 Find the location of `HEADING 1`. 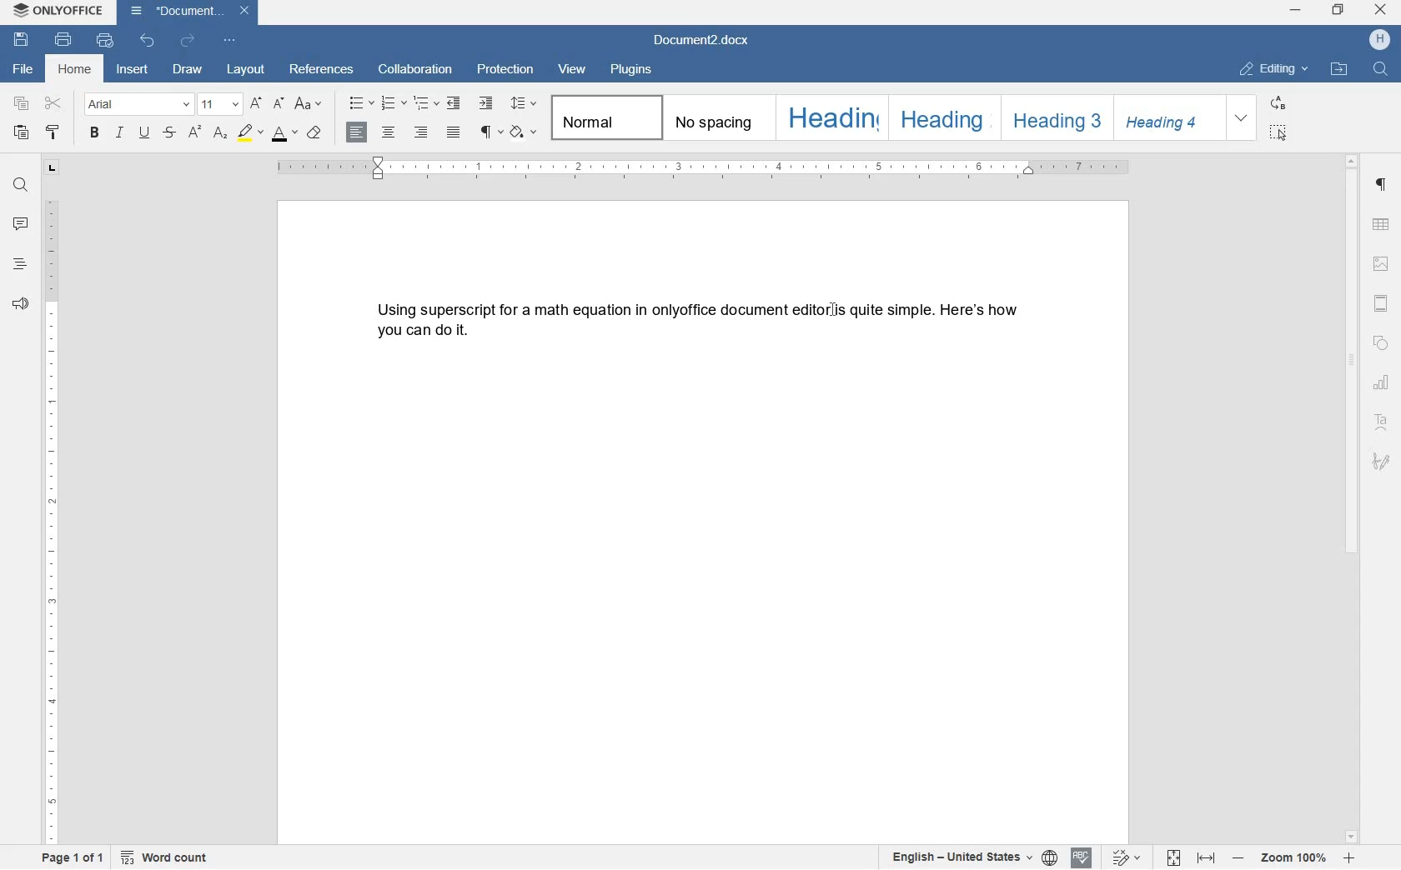

HEADING 1 is located at coordinates (829, 118).